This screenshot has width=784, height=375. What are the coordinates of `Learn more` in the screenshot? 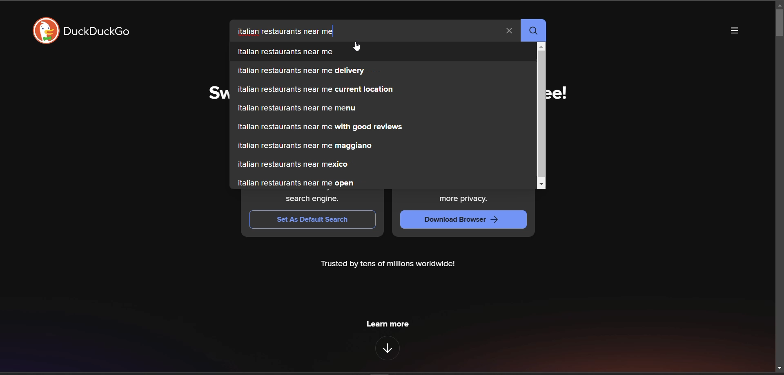 It's located at (387, 348).